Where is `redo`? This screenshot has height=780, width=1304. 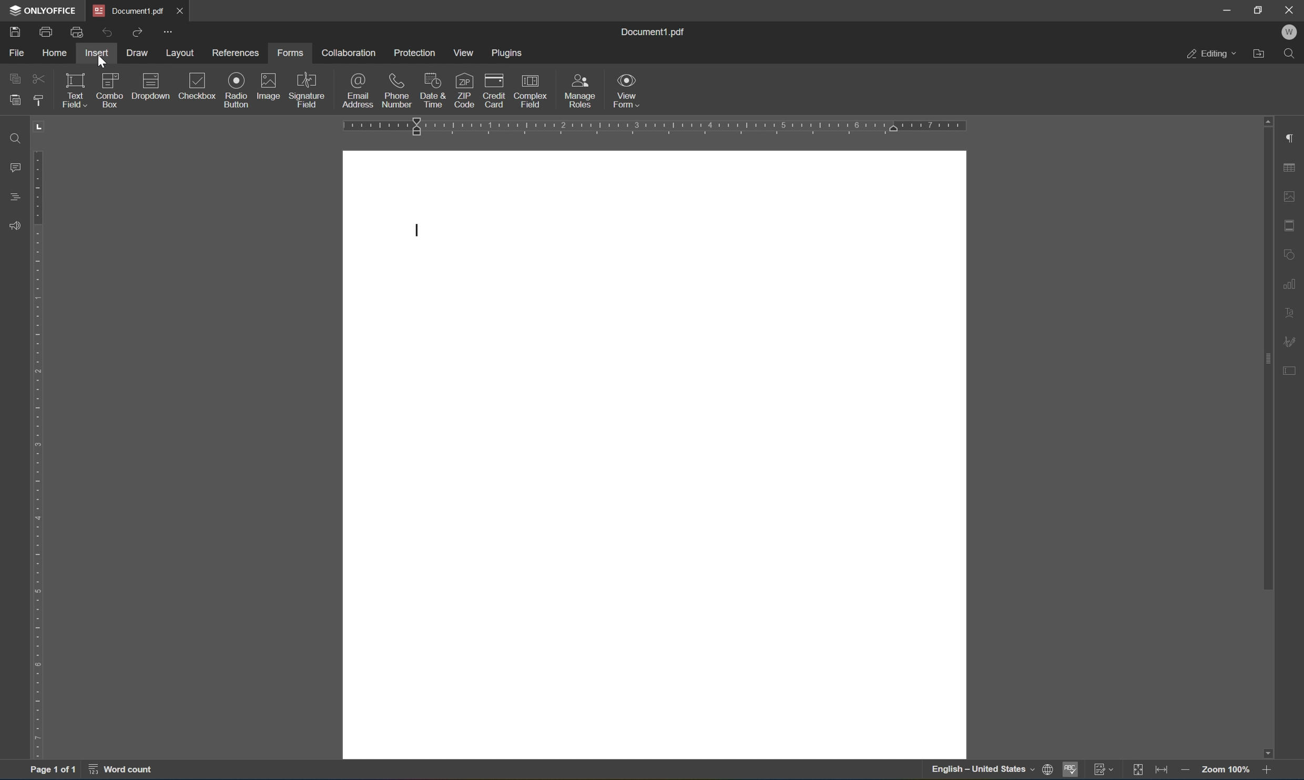 redo is located at coordinates (139, 35).